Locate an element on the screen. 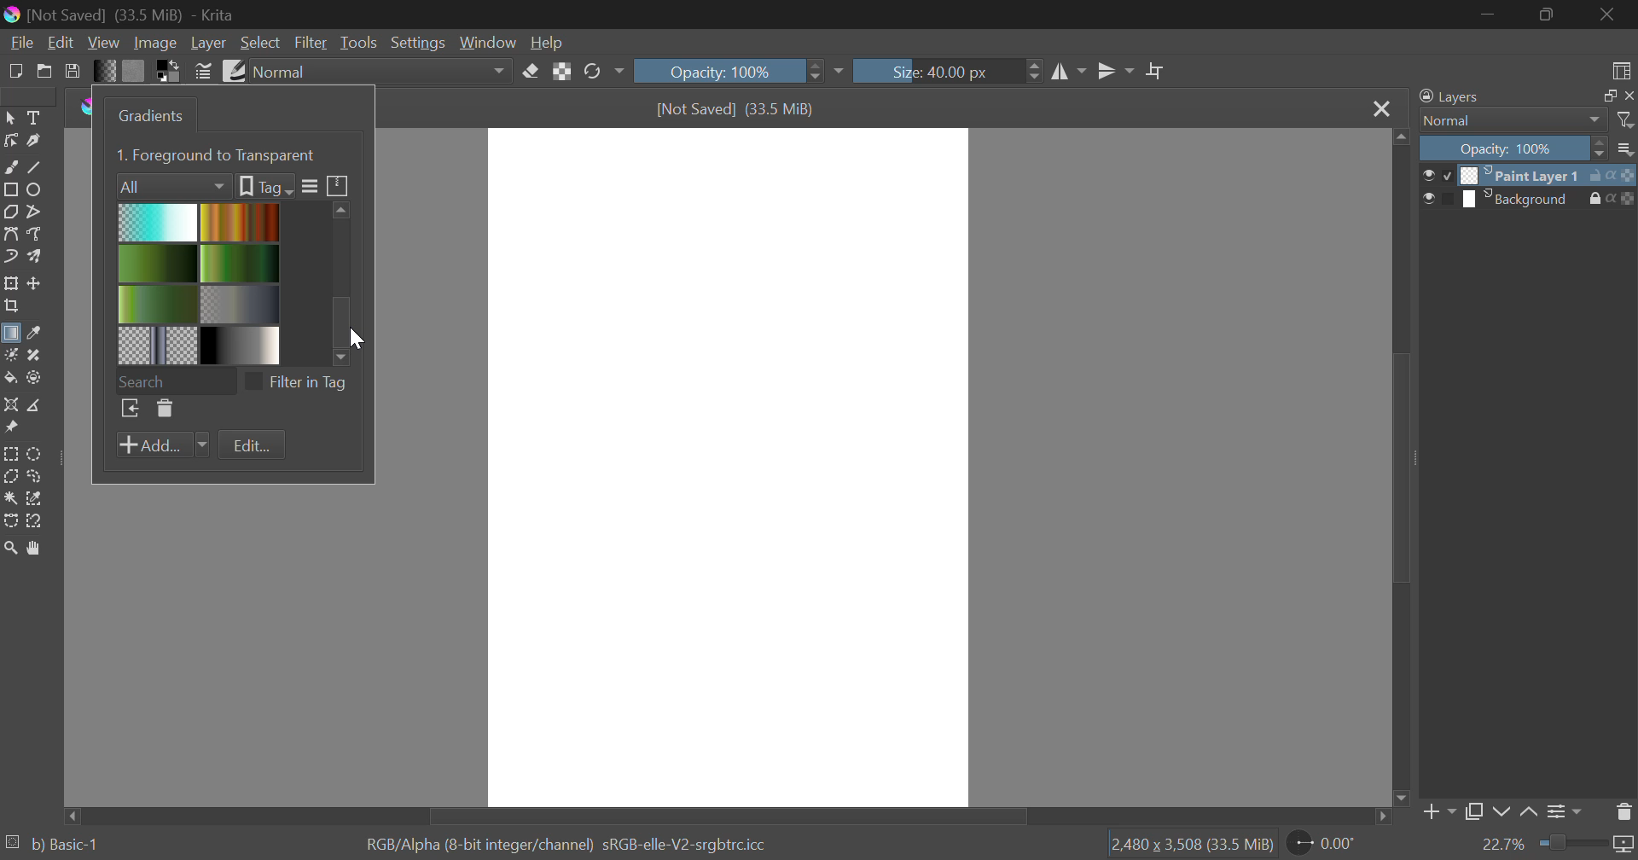 The height and width of the screenshot is (860, 1638). Add... is located at coordinates (162, 445).